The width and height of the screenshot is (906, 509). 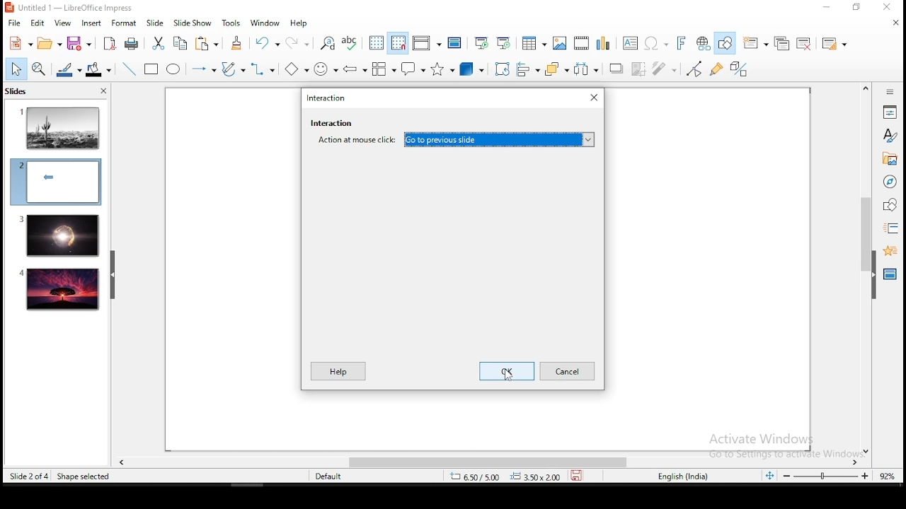 I want to click on tools, so click(x=232, y=23).